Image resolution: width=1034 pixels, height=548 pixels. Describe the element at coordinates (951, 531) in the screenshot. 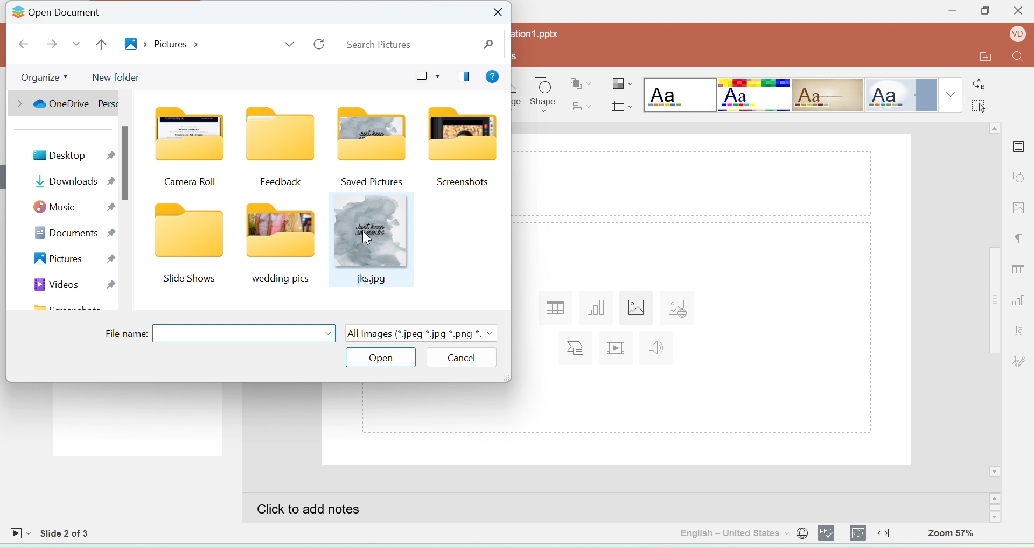

I see `Zoom` at that location.